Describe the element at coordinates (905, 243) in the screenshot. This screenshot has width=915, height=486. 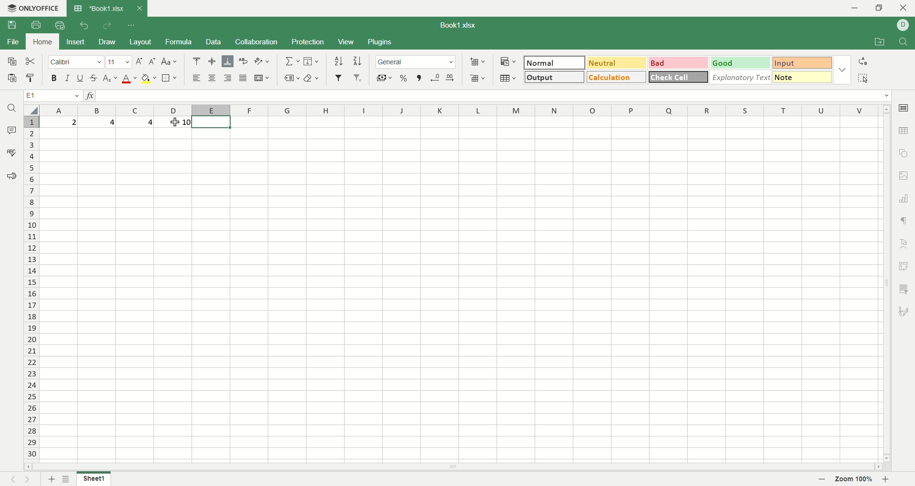
I see `text art settings` at that location.